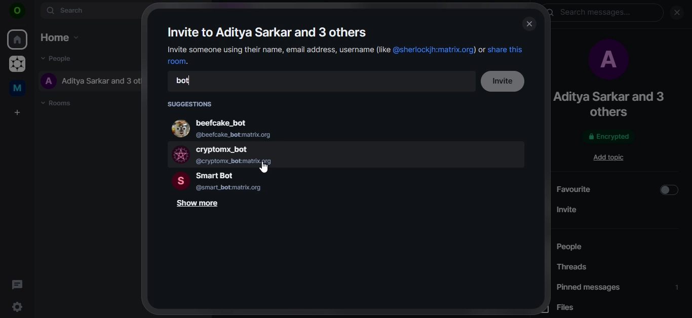 This screenshot has width=692, height=318. Describe the element at coordinates (58, 102) in the screenshot. I see `rooms` at that location.